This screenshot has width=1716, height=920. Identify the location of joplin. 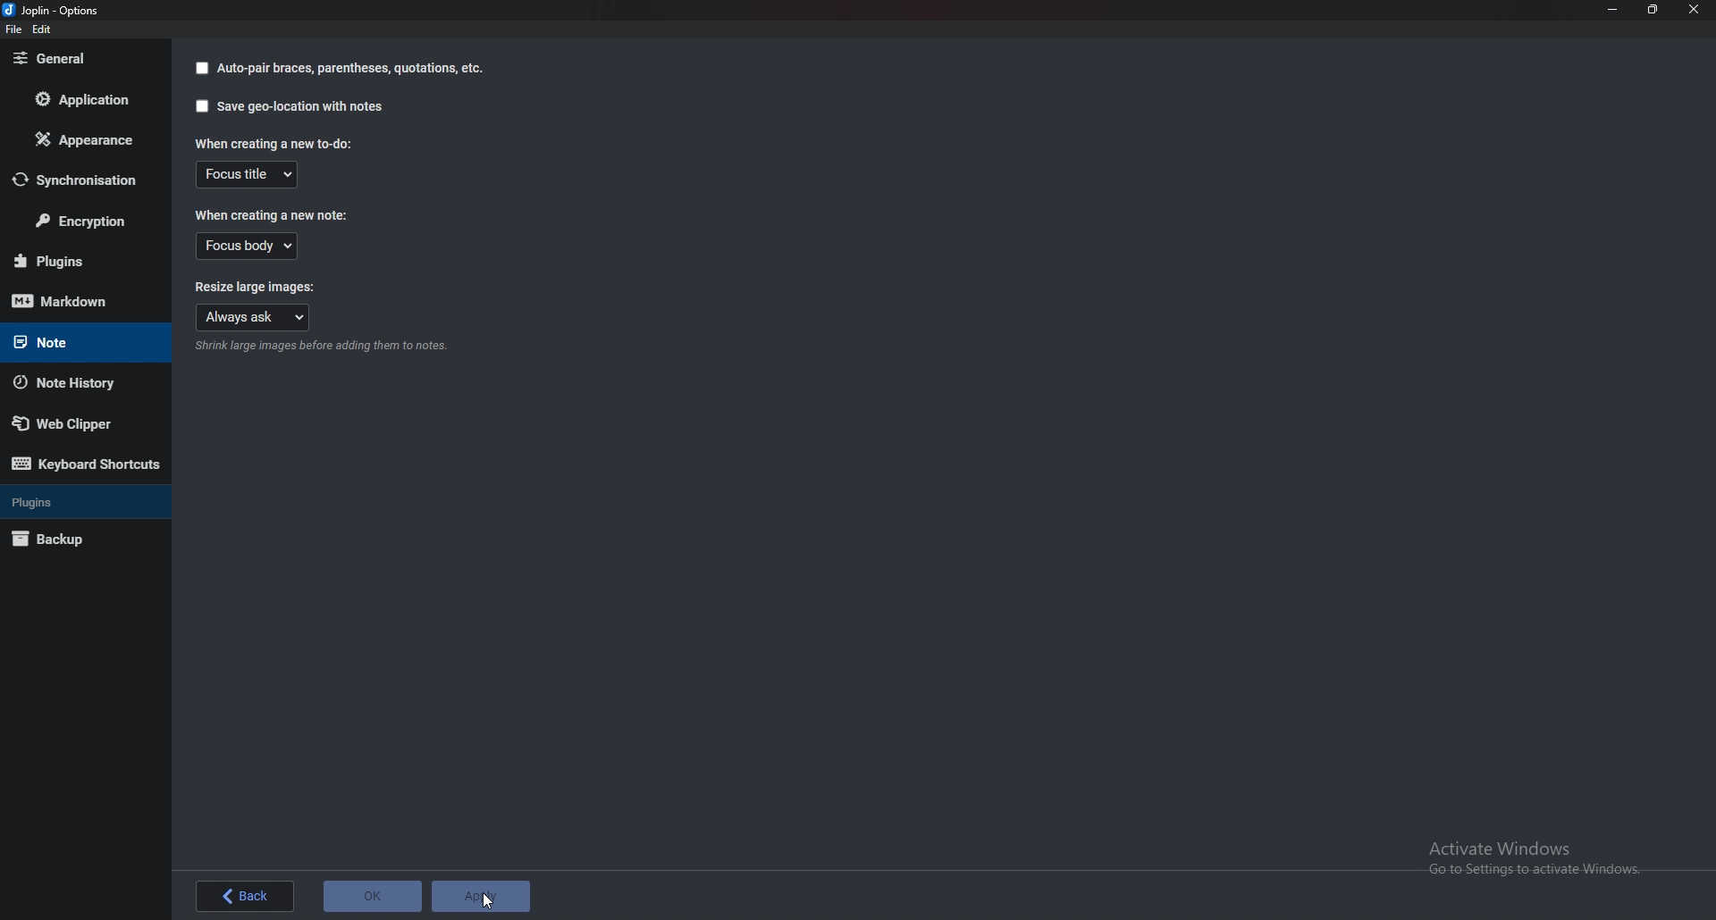
(55, 10).